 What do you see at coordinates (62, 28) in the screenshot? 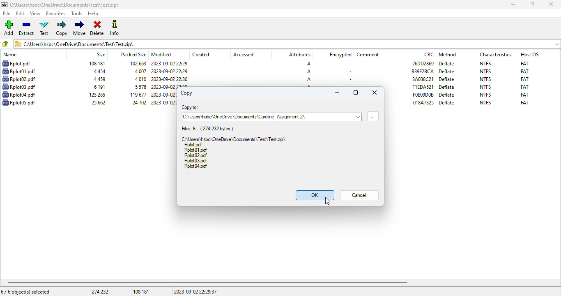
I see `copy` at bounding box center [62, 28].